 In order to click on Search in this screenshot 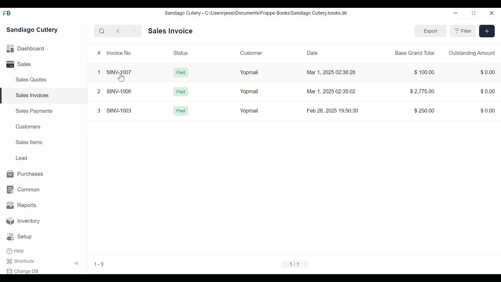, I will do `click(102, 31)`.